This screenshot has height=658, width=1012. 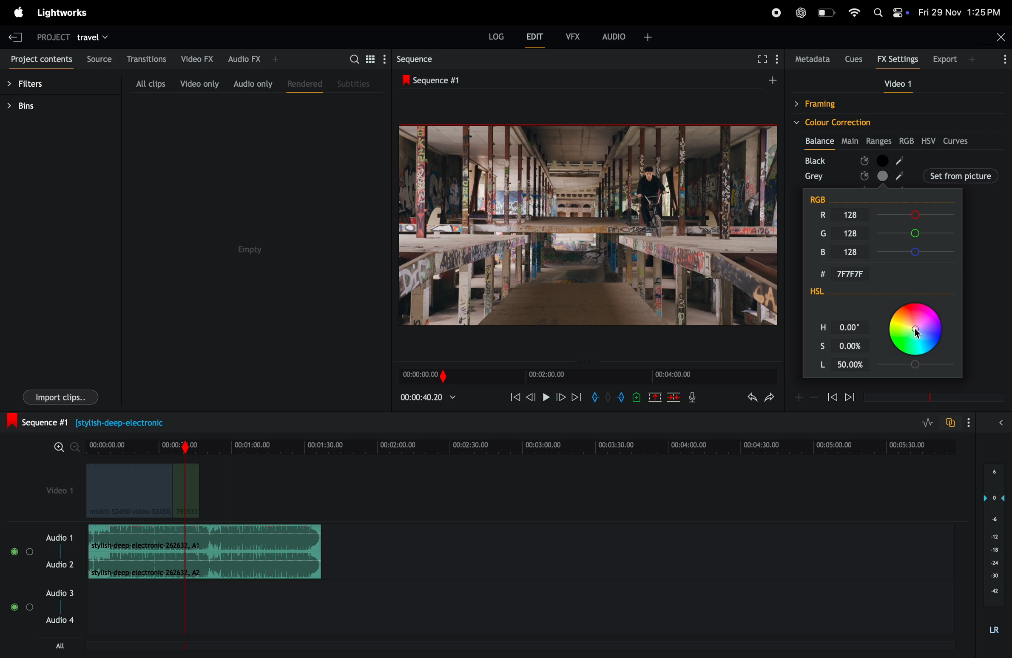 I want to click on More Info, so click(x=1005, y=62).